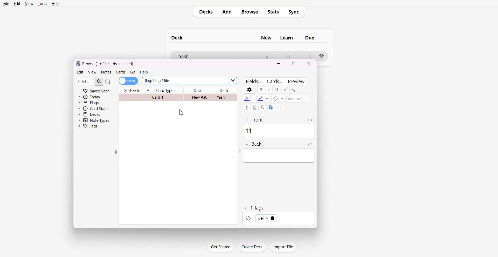 This screenshot has width=498, height=257. I want to click on Deck, so click(226, 90).